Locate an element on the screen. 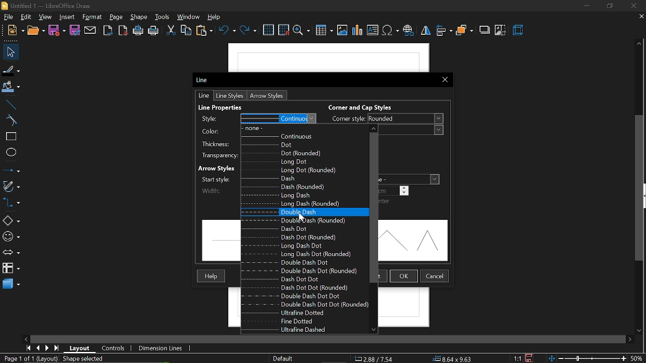 The width and height of the screenshot is (646, 363). arrows is located at coordinates (11, 253).